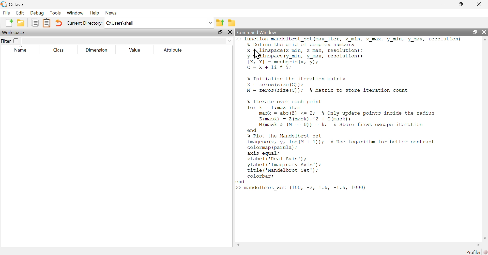  What do you see at coordinates (239, 244) in the screenshot?
I see `Scrollbar left` at bounding box center [239, 244].